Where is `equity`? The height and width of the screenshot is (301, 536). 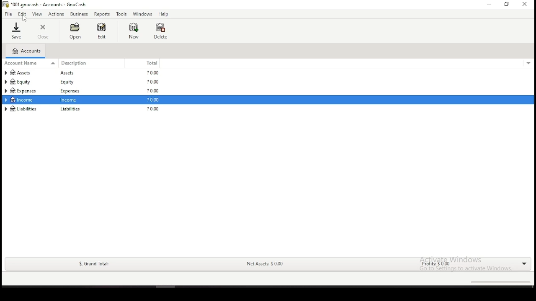 equity is located at coordinates (21, 82).